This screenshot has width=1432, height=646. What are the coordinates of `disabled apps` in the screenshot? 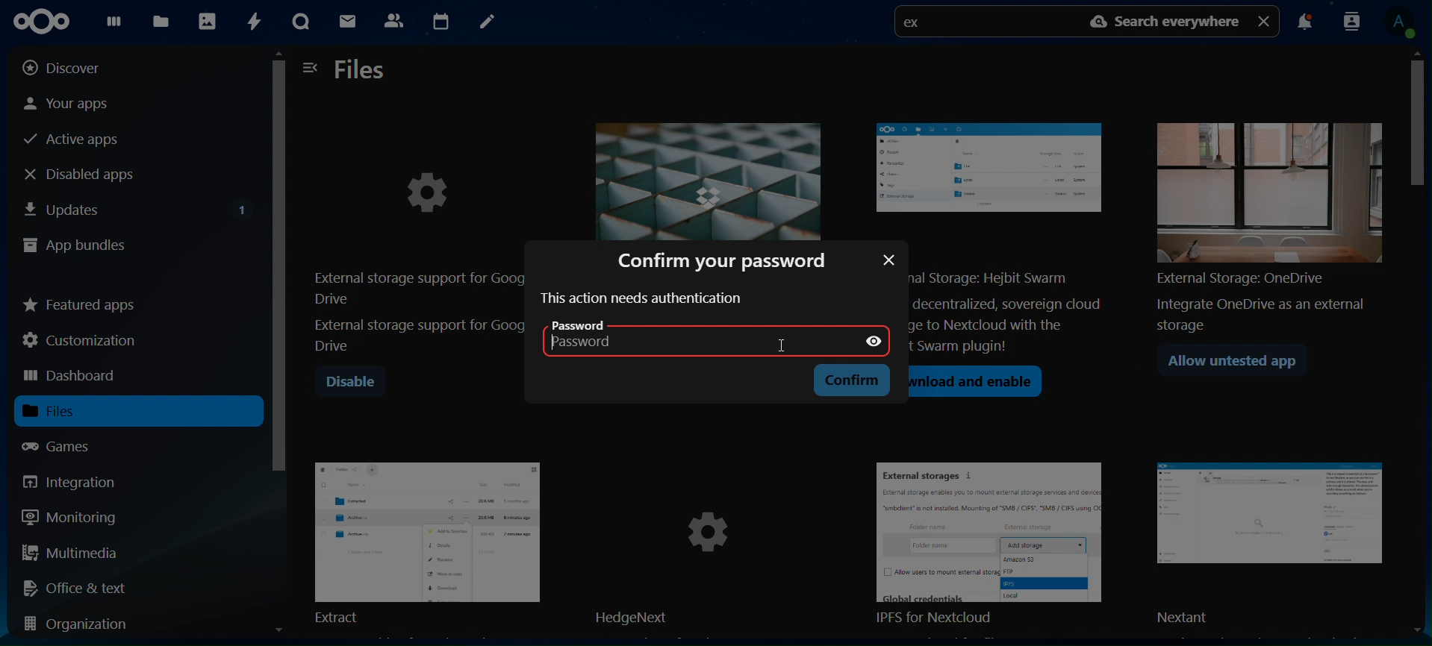 It's located at (93, 174).